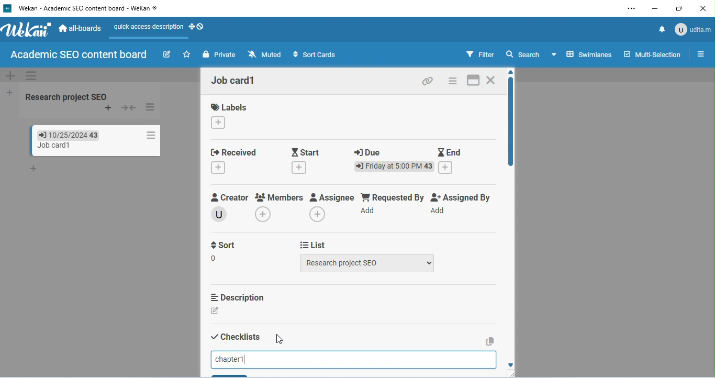  What do you see at coordinates (225, 252) in the screenshot?
I see `sort` at bounding box center [225, 252].